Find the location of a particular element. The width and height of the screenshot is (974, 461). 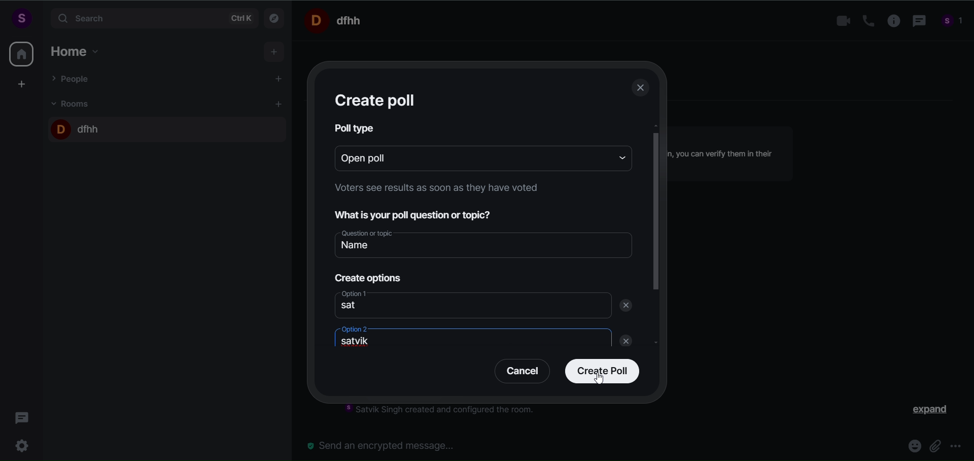

instruction is located at coordinates (443, 189).